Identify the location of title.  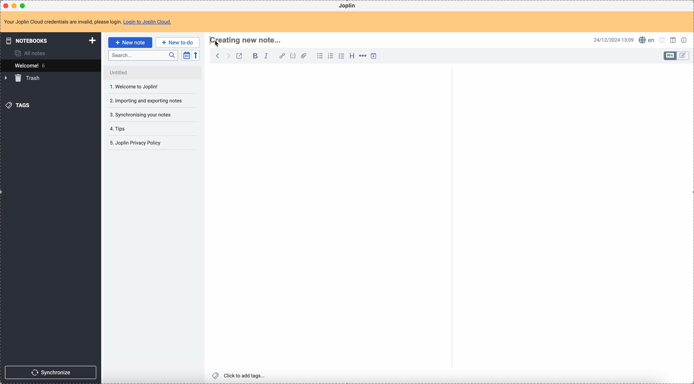
(248, 40).